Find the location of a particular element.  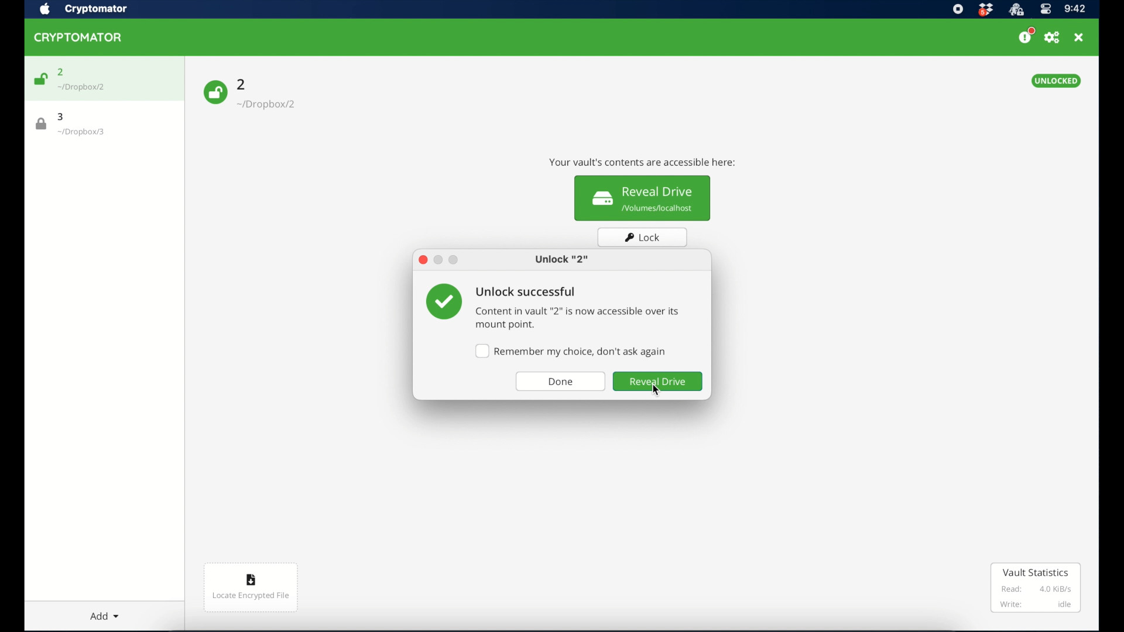

unlock 2 is located at coordinates (563, 259).